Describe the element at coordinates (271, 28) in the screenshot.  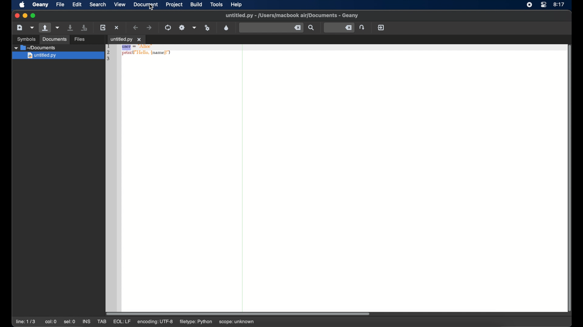
I see `find the entered text in current file` at that location.